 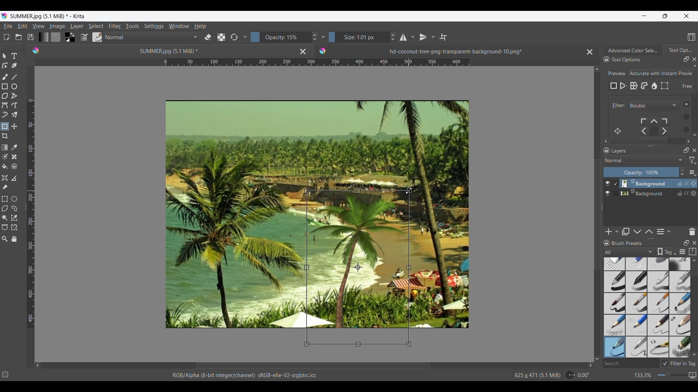 What do you see at coordinates (303, 51) in the screenshot?
I see `Close` at bounding box center [303, 51].